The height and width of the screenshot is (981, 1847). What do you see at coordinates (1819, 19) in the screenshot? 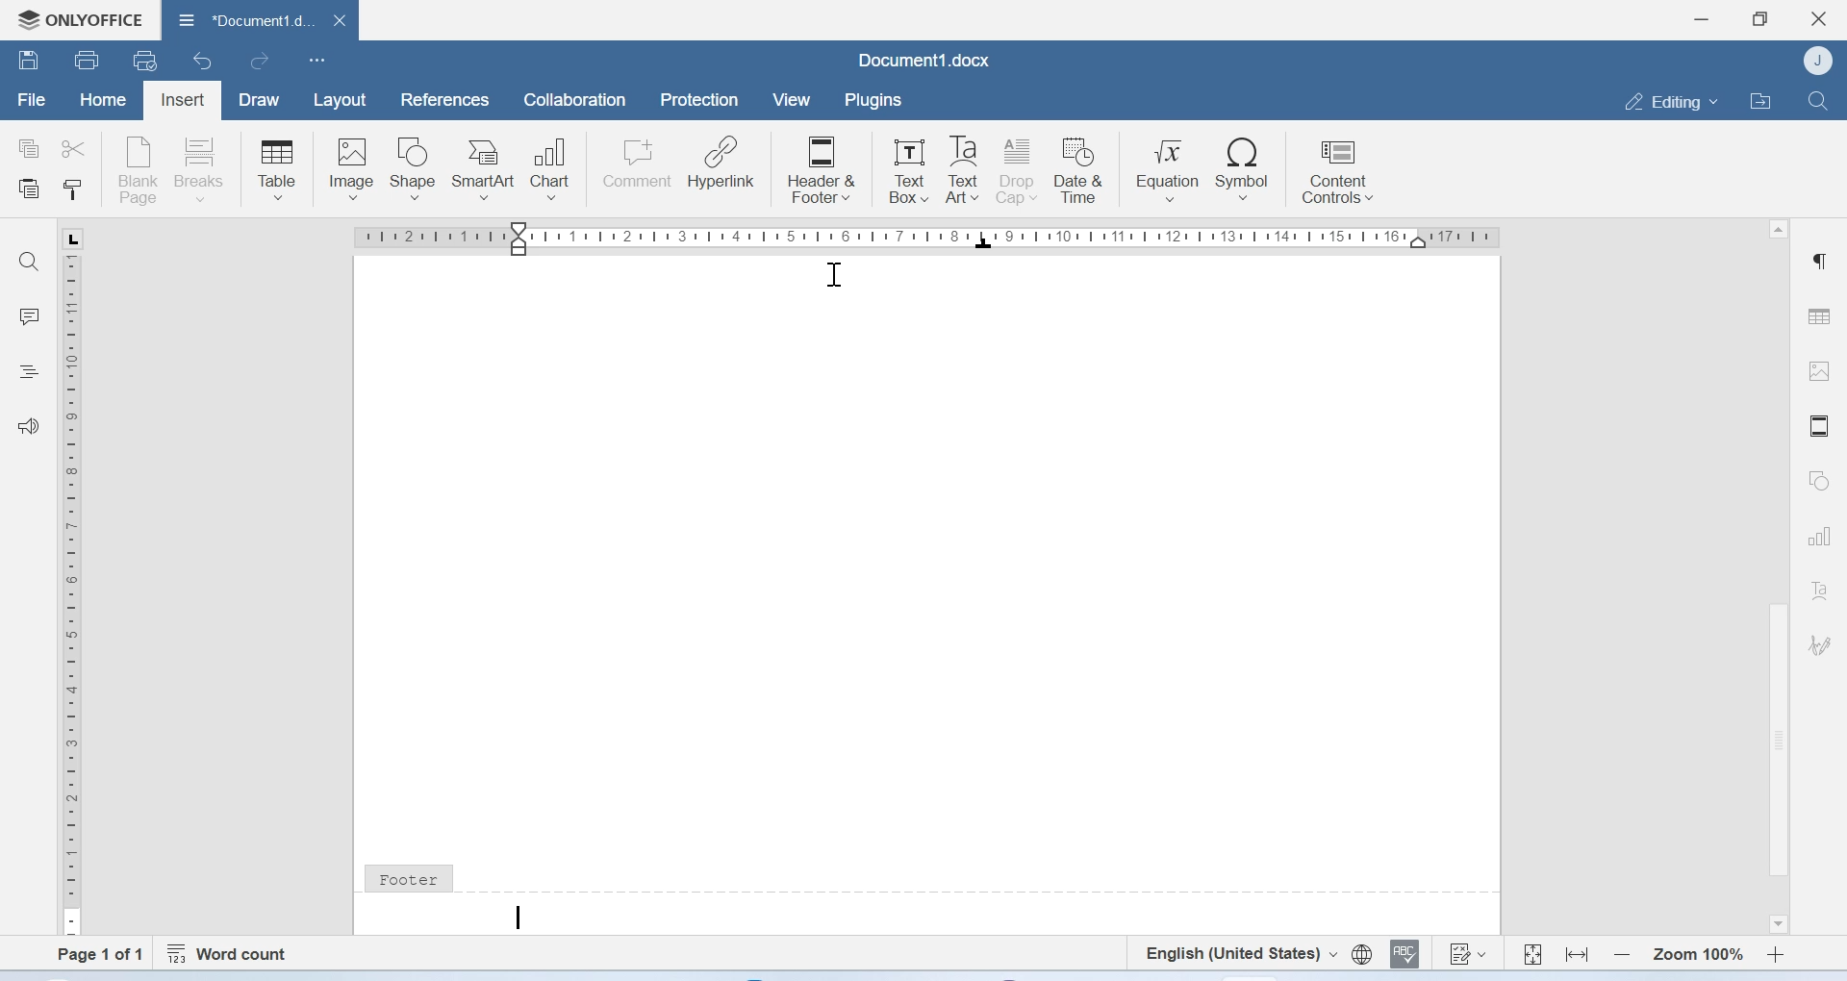
I see `Close` at bounding box center [1819, 19].